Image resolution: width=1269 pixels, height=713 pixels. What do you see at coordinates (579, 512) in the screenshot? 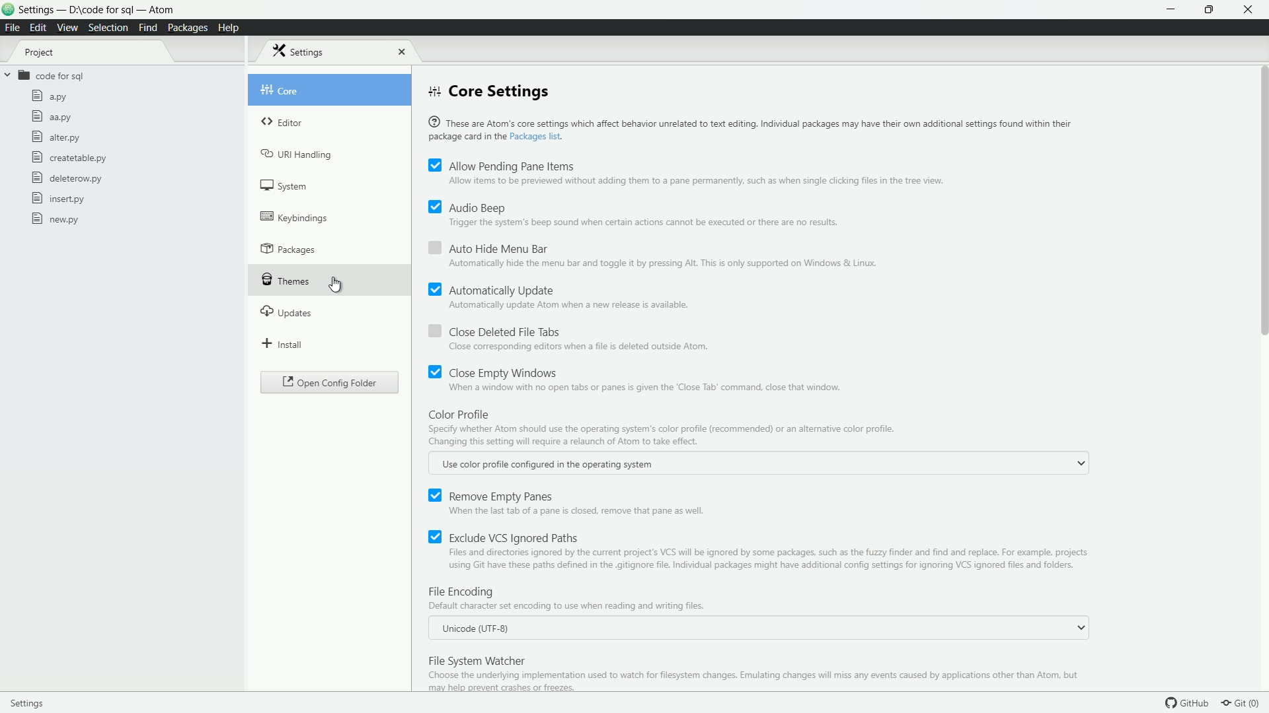
I see `when the last tab of a pane is closed, remove that pane as well` at bounding box center [579, 512].